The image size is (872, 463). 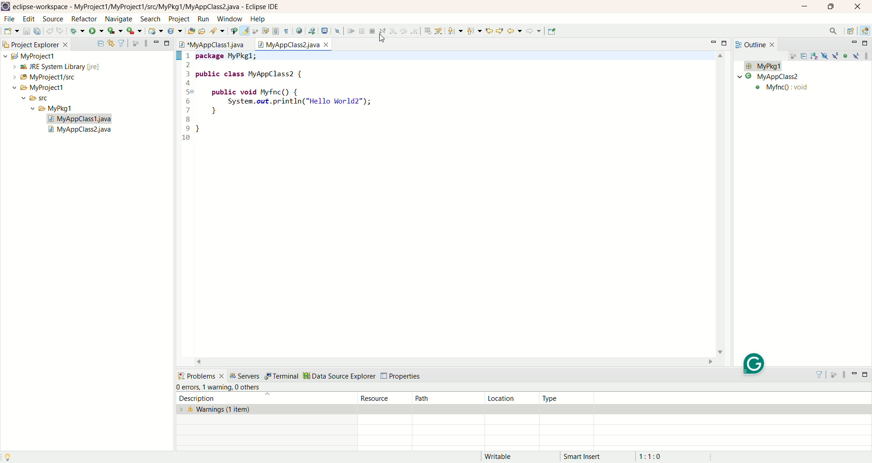 I want to click on view menu, so click(x=844, y=375).